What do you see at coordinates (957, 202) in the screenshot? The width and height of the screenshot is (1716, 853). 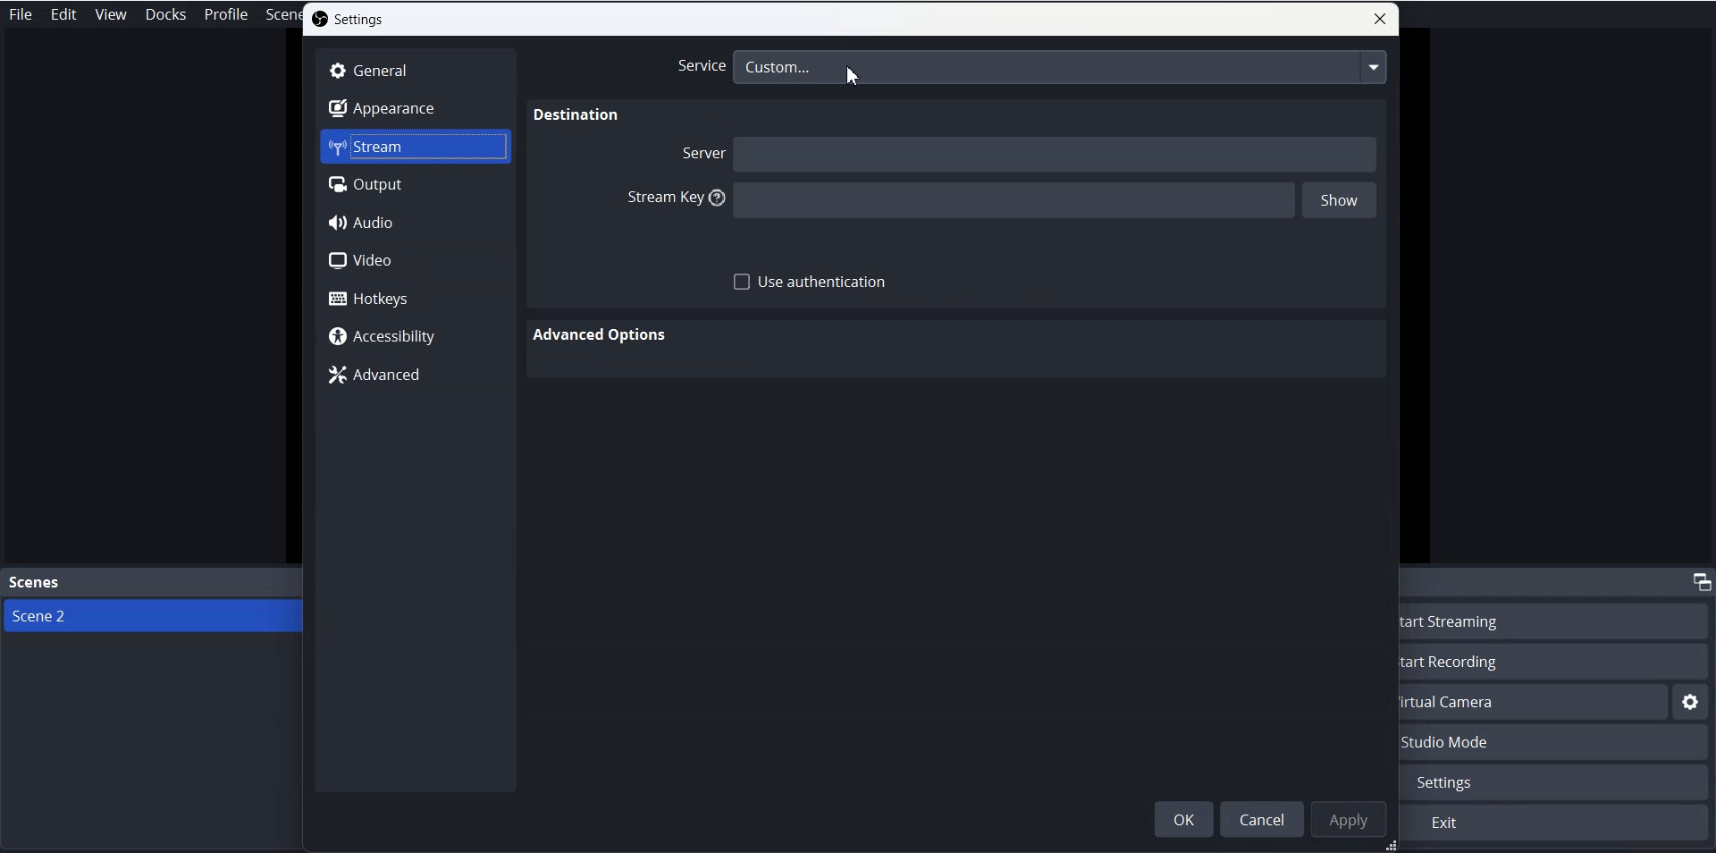 I see `Stream key` at bounding box center [957, 202].